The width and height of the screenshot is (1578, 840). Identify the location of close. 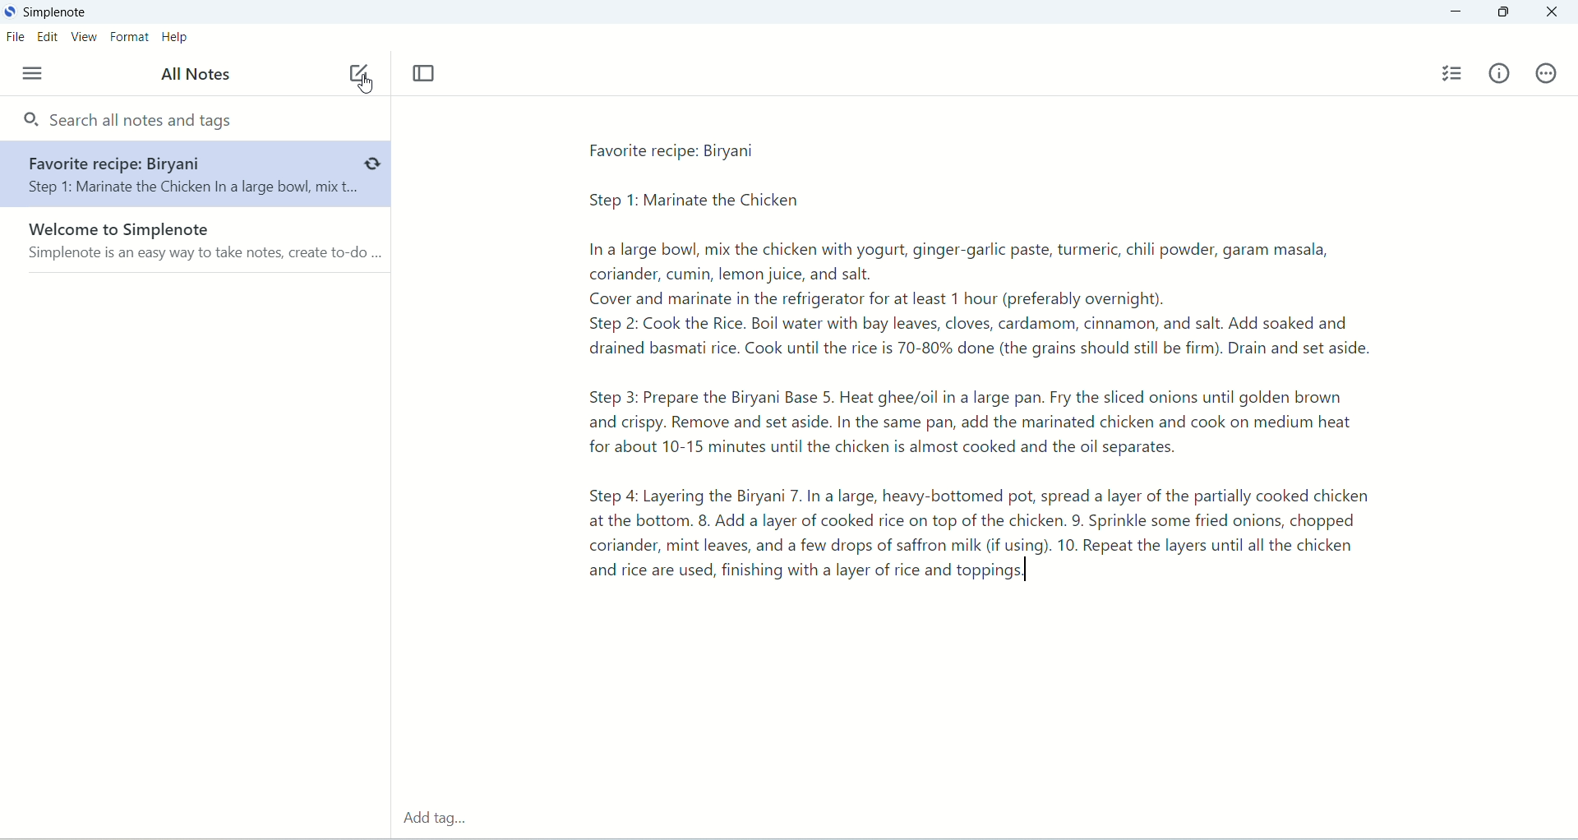
(1560, 13).